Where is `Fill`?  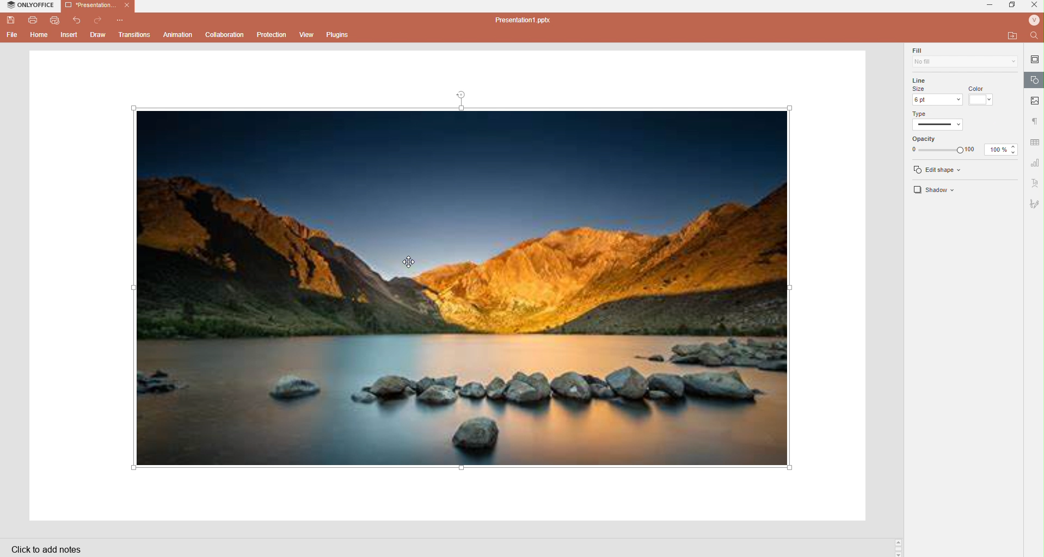 Fill is located at coordinates (963, 57).